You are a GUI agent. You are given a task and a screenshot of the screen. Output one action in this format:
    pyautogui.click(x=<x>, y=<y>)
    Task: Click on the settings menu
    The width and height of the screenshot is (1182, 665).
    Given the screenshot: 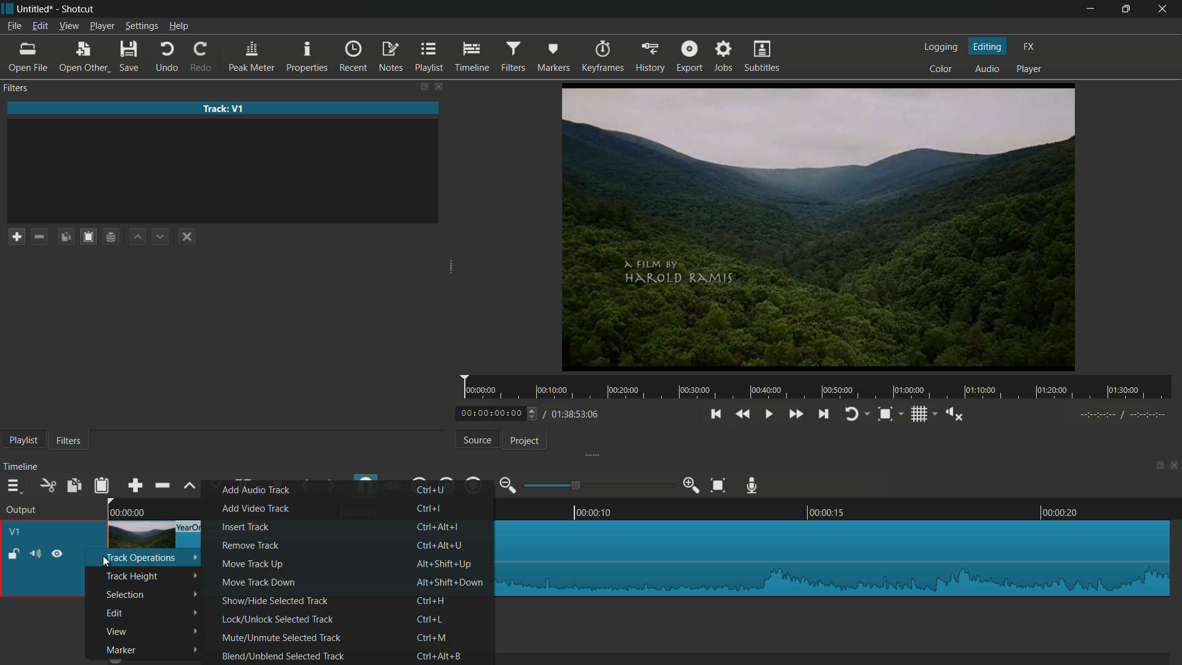 What is the action you would take?
    pyautogui.click(x=141, y=26)
    